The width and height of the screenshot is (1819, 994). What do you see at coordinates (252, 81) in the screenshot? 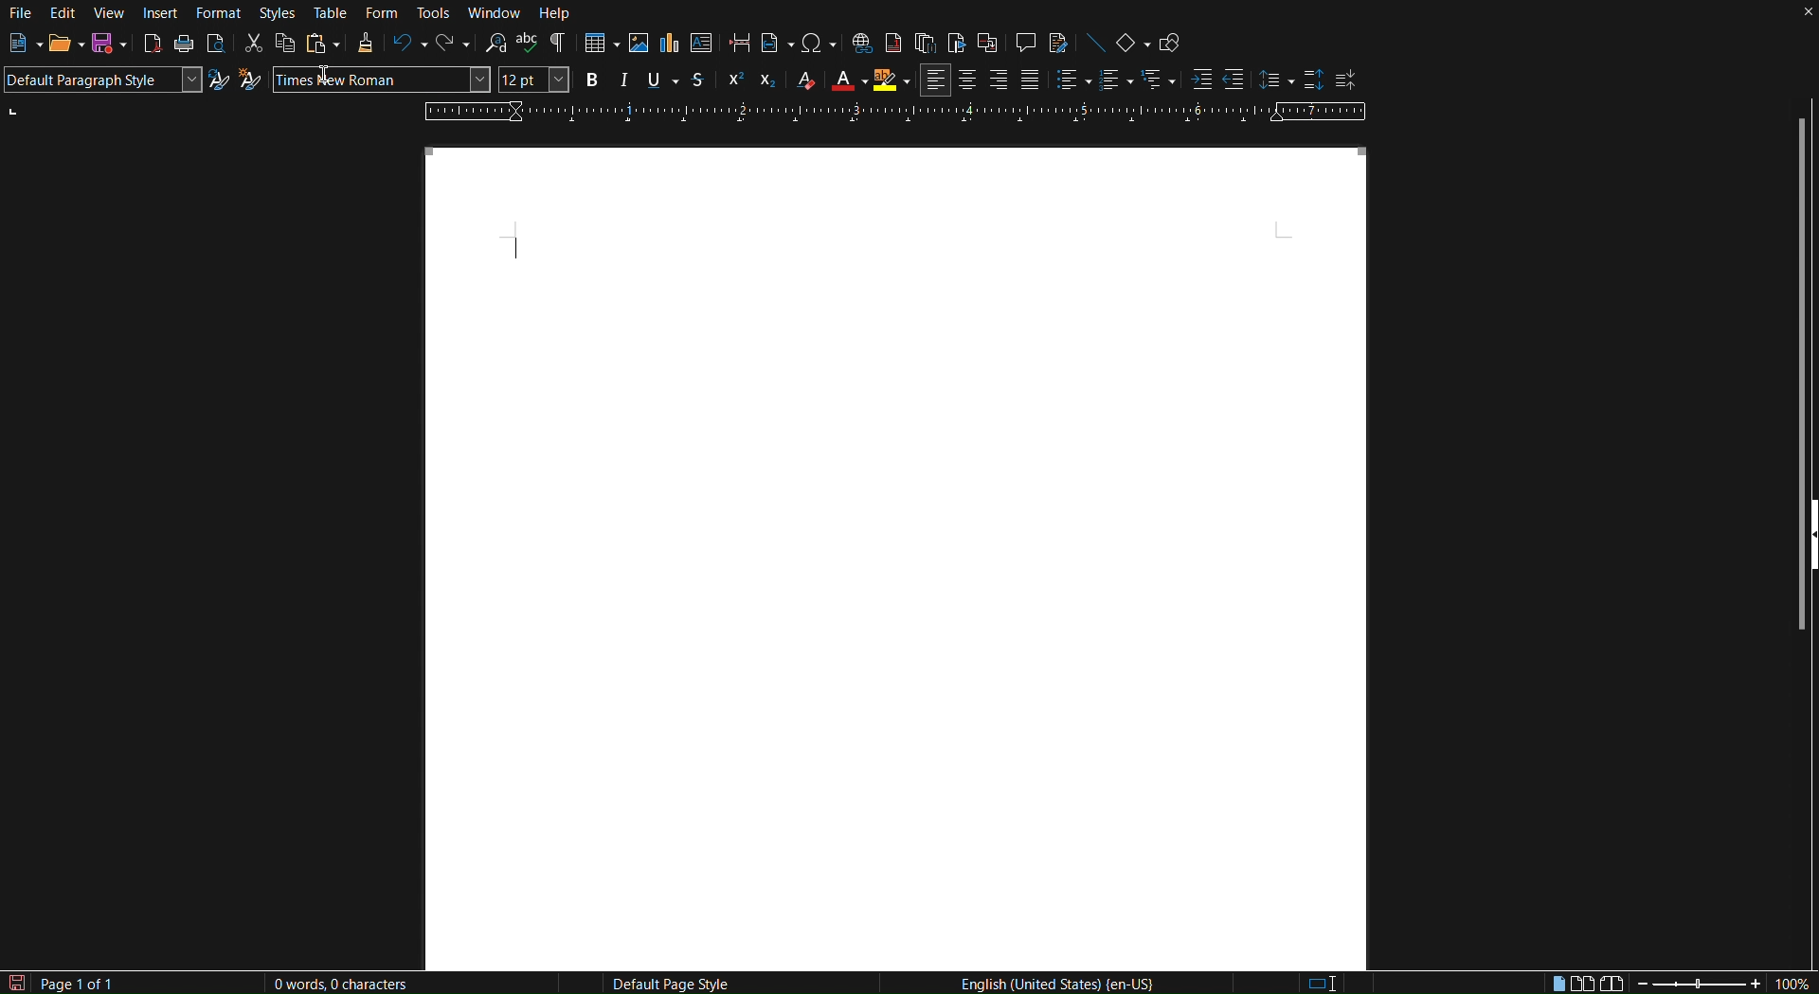
I see `New Style from Selection` at bounding box center [252, 81].